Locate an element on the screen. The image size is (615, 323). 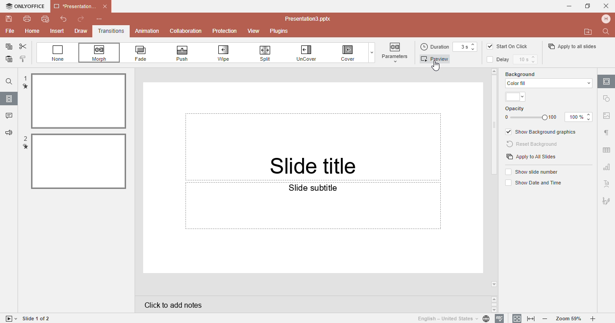
None is located at coordinates (58, 53).